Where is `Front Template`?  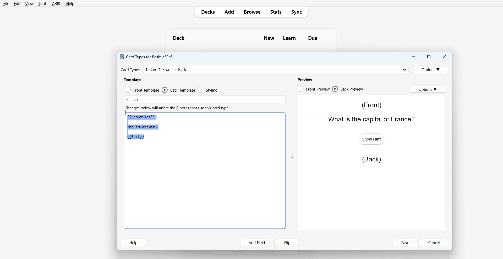 Front Template is located at coordinates (142, 90).